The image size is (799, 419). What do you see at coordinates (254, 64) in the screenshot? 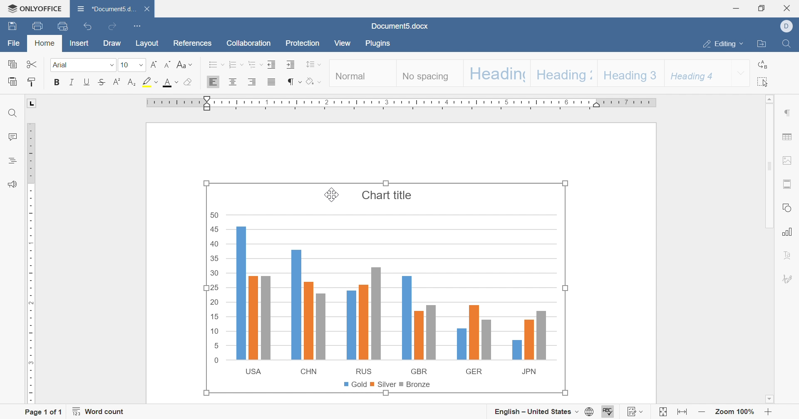
I see `multilevel list` at bounding box center [254, 64].